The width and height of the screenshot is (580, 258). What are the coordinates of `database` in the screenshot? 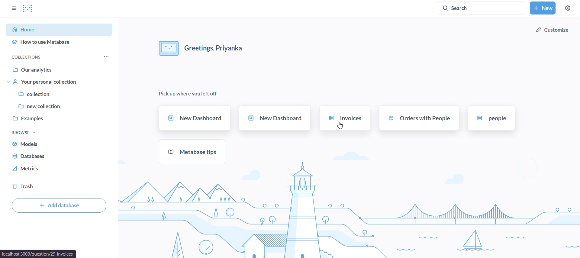 It's located at (27, 156).